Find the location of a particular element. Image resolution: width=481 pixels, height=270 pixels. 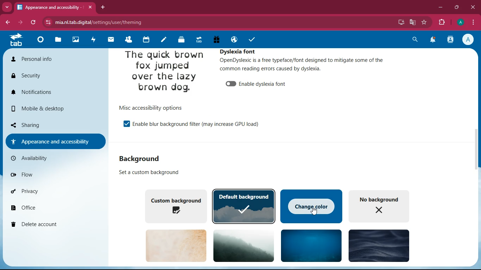

privacy is located at coordinates (48, 191).